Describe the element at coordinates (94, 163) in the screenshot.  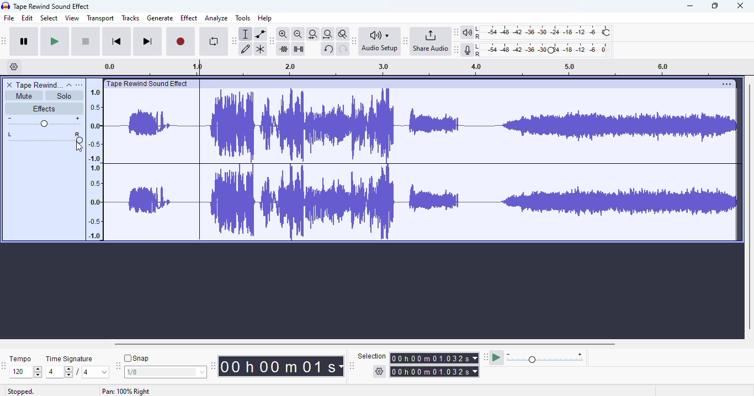
I see `timeline` at that location.